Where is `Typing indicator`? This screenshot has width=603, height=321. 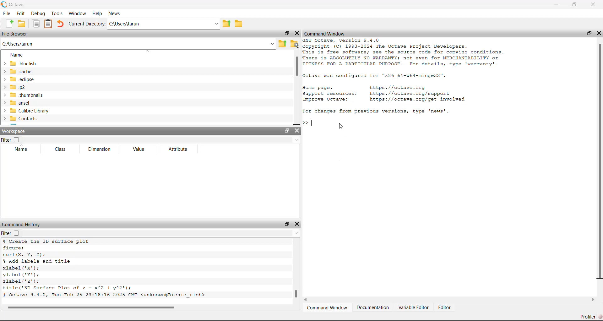
Typing indicator is located at coordinates (311, 124).